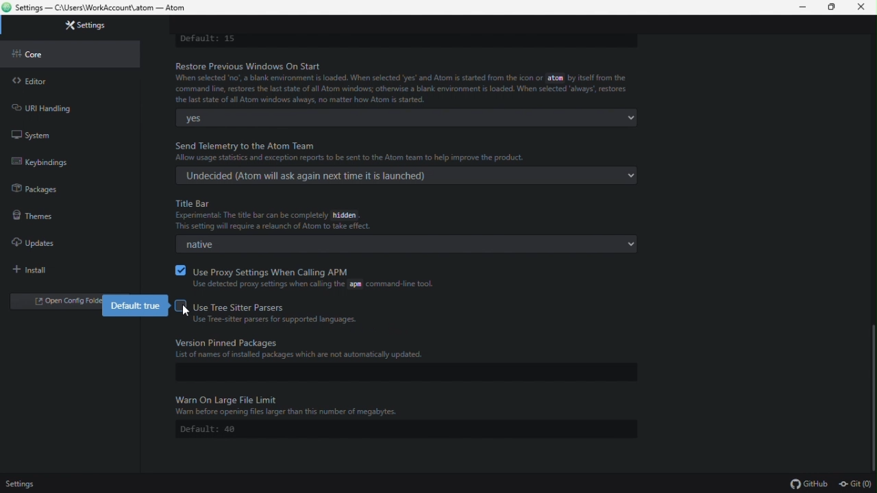 The height and width of the screenshot is (493, 877). I want to click on close, so click(865, 8).